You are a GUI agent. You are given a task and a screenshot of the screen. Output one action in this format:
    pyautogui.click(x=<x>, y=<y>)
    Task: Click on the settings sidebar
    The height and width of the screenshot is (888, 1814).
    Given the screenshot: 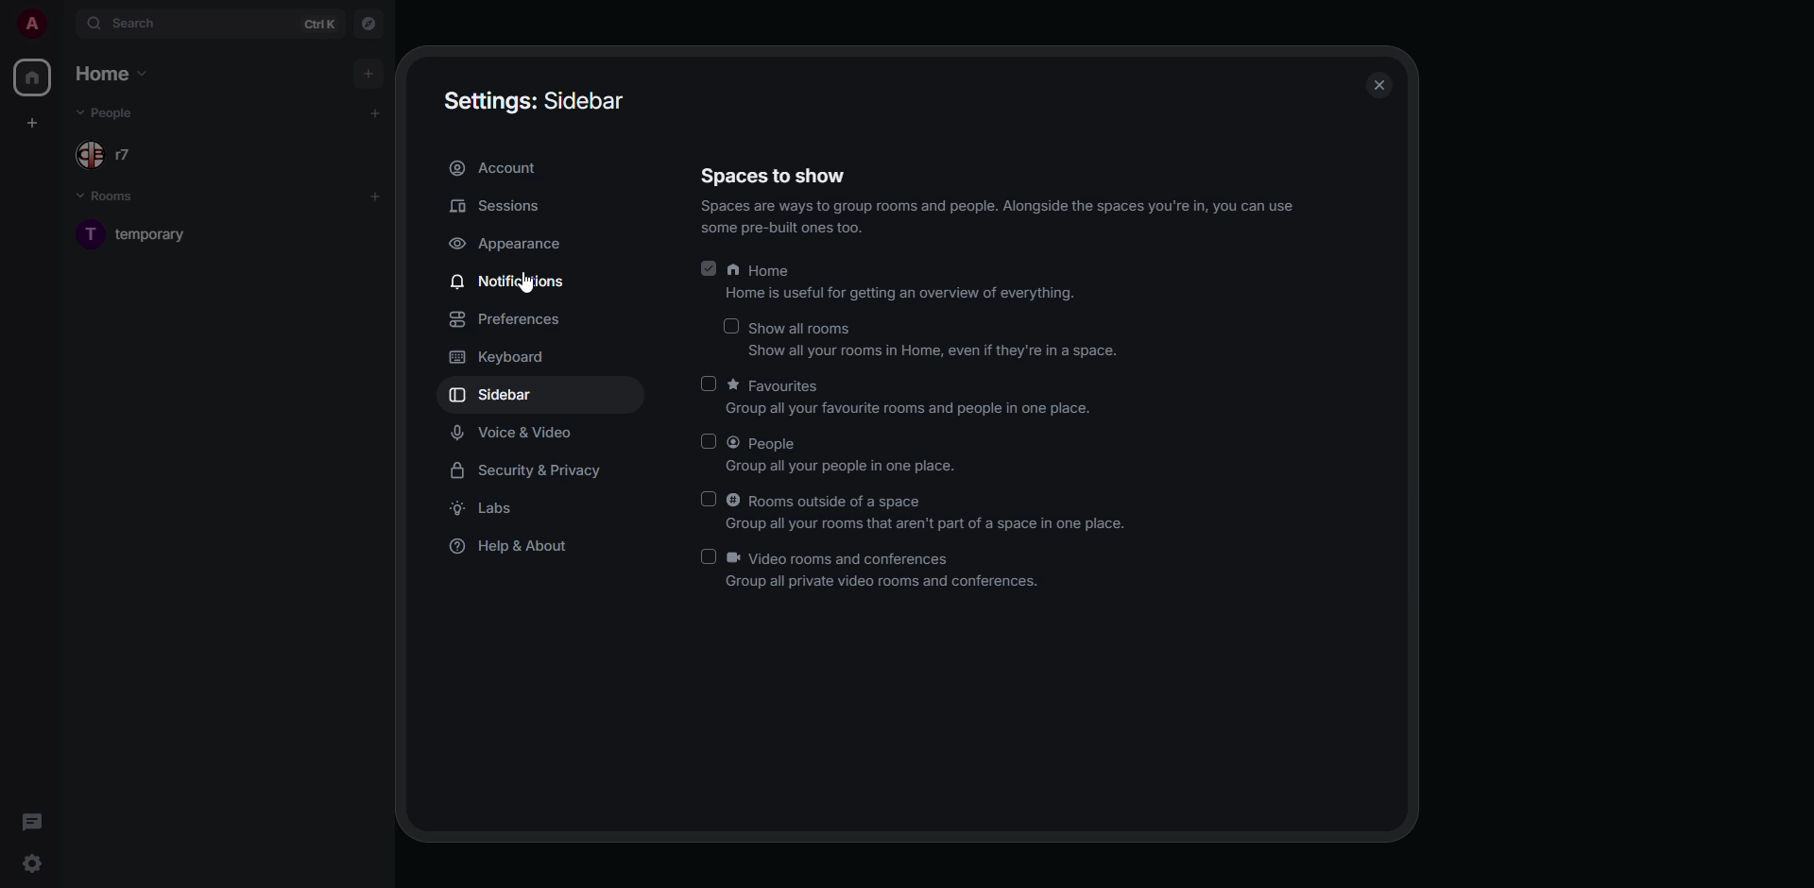 What is the action you would take?
    pyautogui.click(x=541, y=100)
    